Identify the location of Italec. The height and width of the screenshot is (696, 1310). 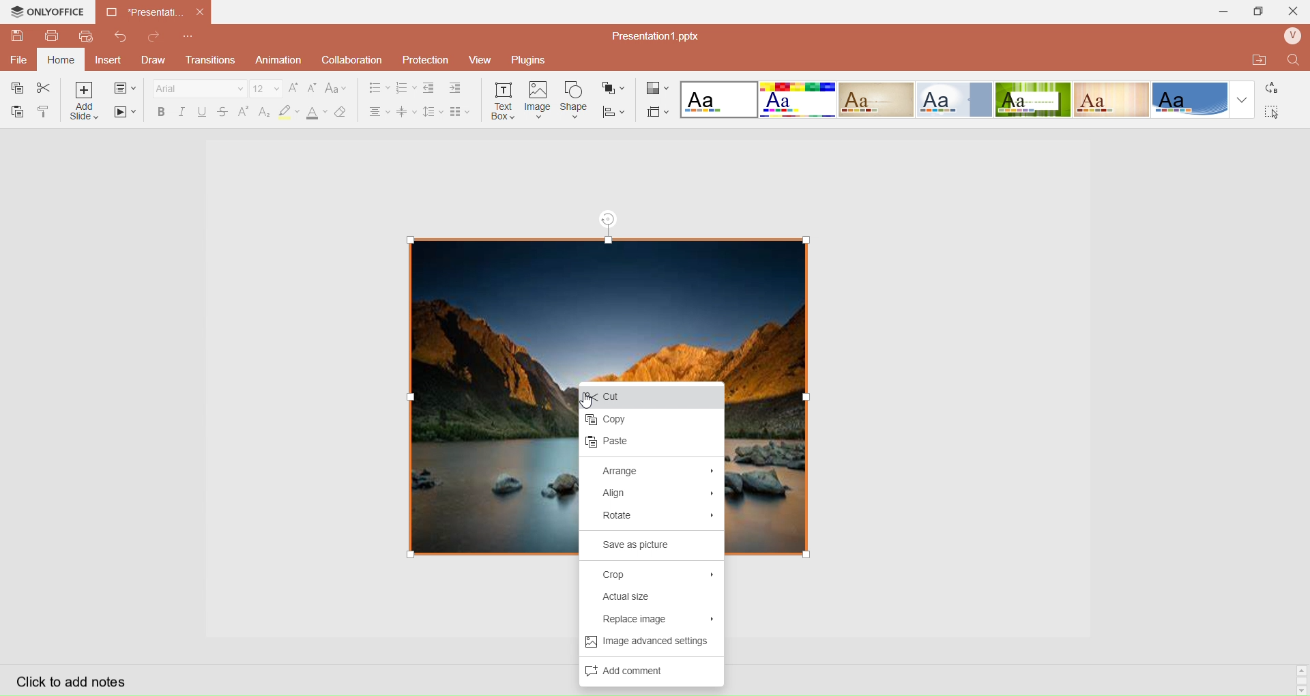
(181, 112).